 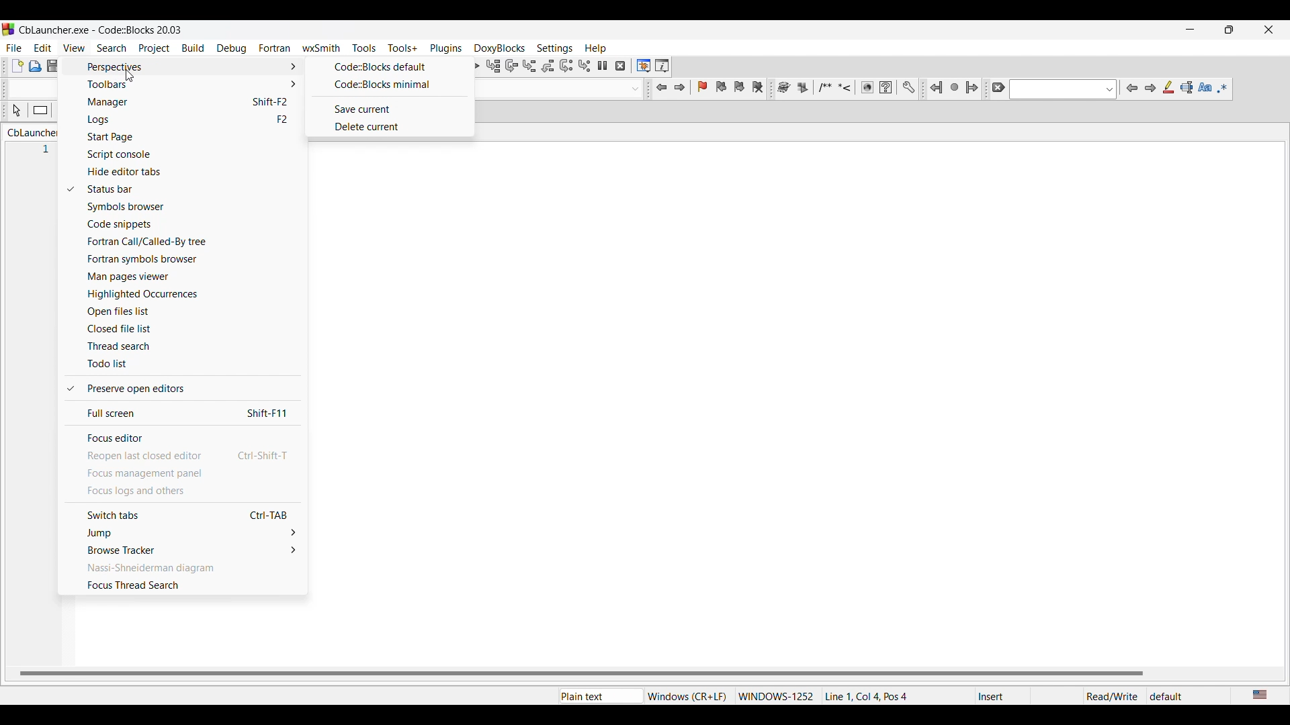 What do you see at coordinates (232, 49) in the screenshot?
I see `Debug menu` at bounding box center [232, 49].